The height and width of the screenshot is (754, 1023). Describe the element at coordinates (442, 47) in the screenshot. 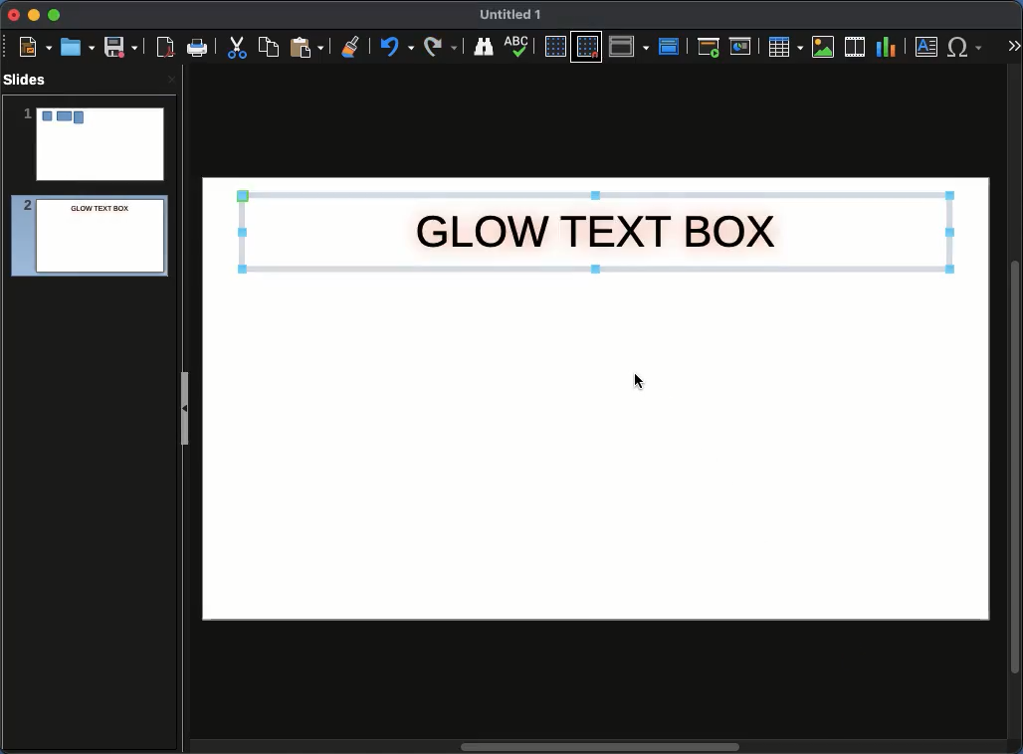

I see `Redo` at that location.